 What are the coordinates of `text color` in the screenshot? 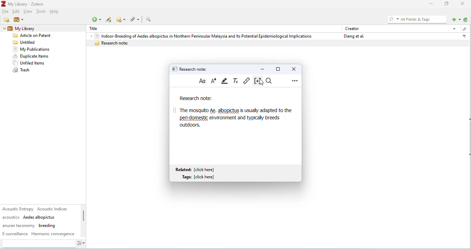 It's located at (213, 81).